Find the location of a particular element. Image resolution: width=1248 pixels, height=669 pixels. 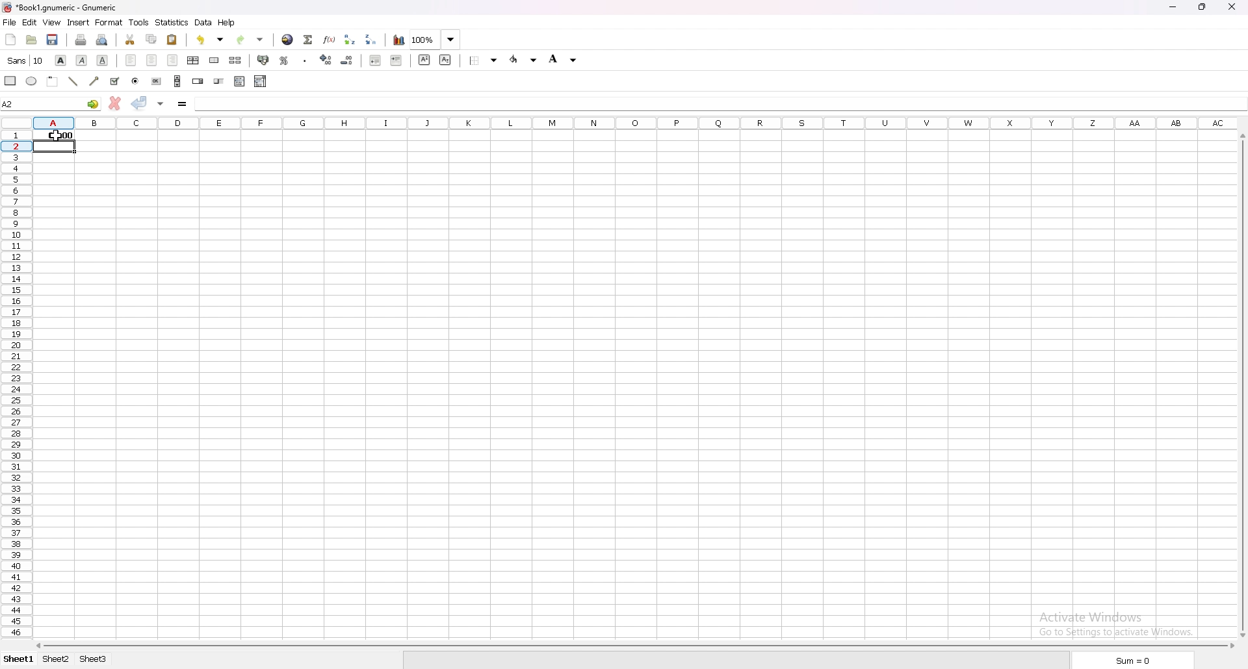

align right is located at coordinates (172, 60).